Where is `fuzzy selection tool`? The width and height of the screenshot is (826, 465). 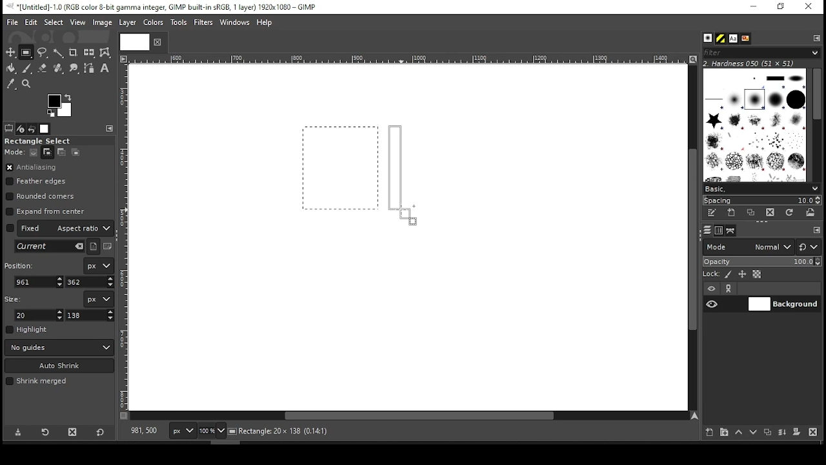 fuzzy selection tool is located at coordinates (59, 53).